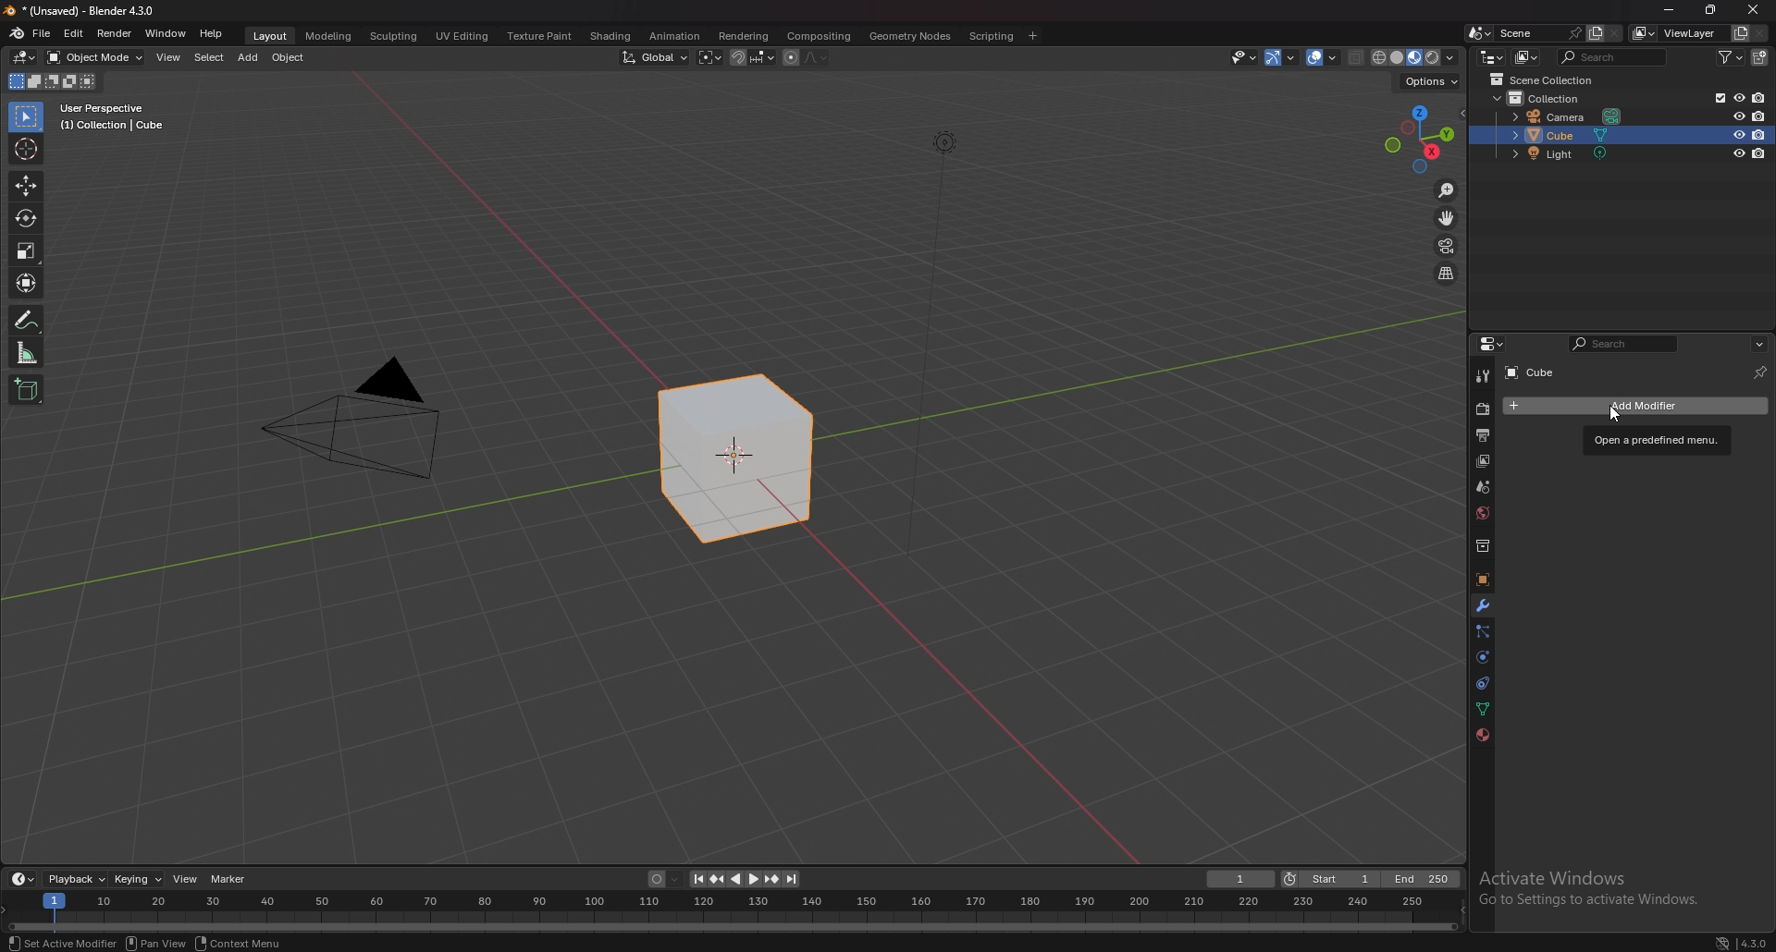 This screenshot has height=952, width=1776. What do you see at coordinates (1241, 879) in the screenshot?
I see `current frame` at bounding box center [1241, 879].